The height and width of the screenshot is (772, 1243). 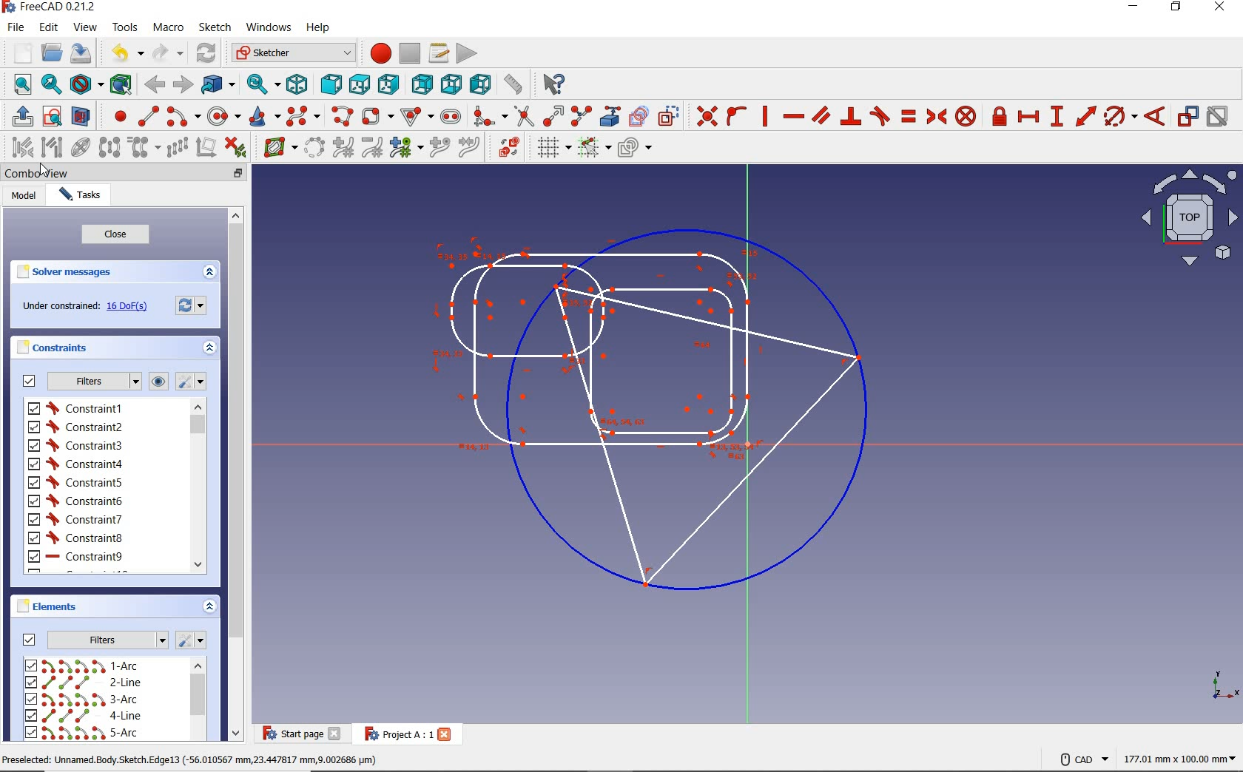 What do you see at coordinates (667, 115) in the screenshot?
I see `toggle construction geometry` at bounding box center [667, 115].